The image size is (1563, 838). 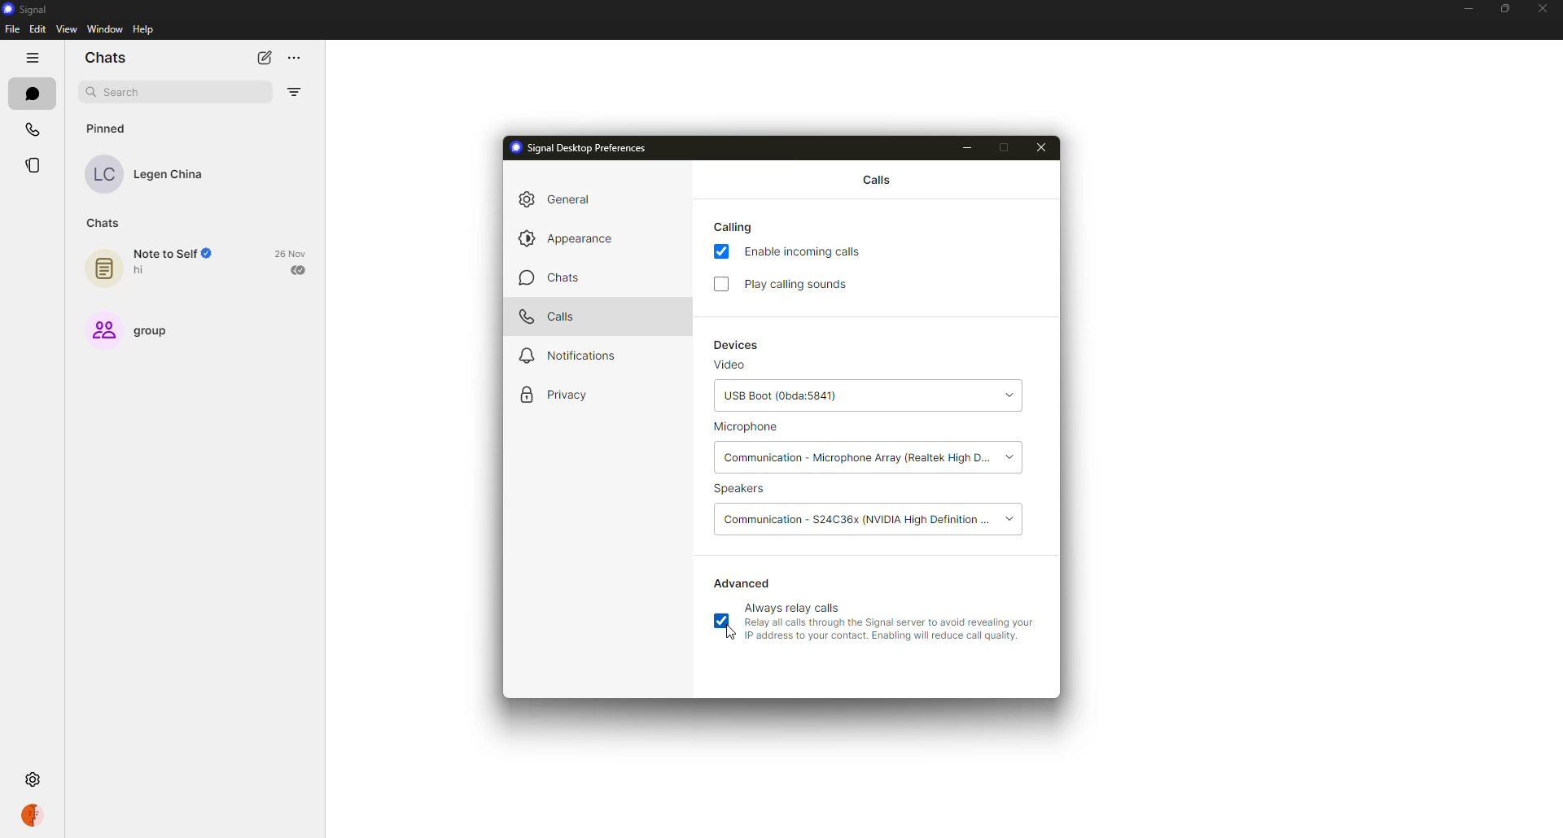 What do you see at coordinates (892, 632) in the screenshot?
I see `Deley of all calls through the Signal server to avoid revealing your IP adress to your contact. Enabling it will reduce call quality.` at bounding box center [892, 632].